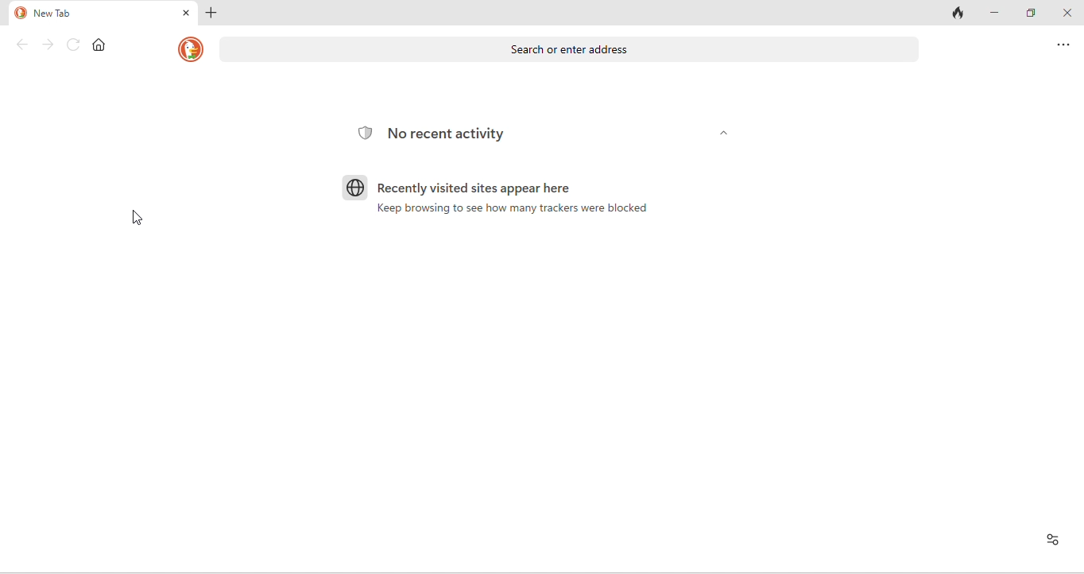  Describe the element at coordinates (22, 44) in the screenshot. I see `back` at that location.